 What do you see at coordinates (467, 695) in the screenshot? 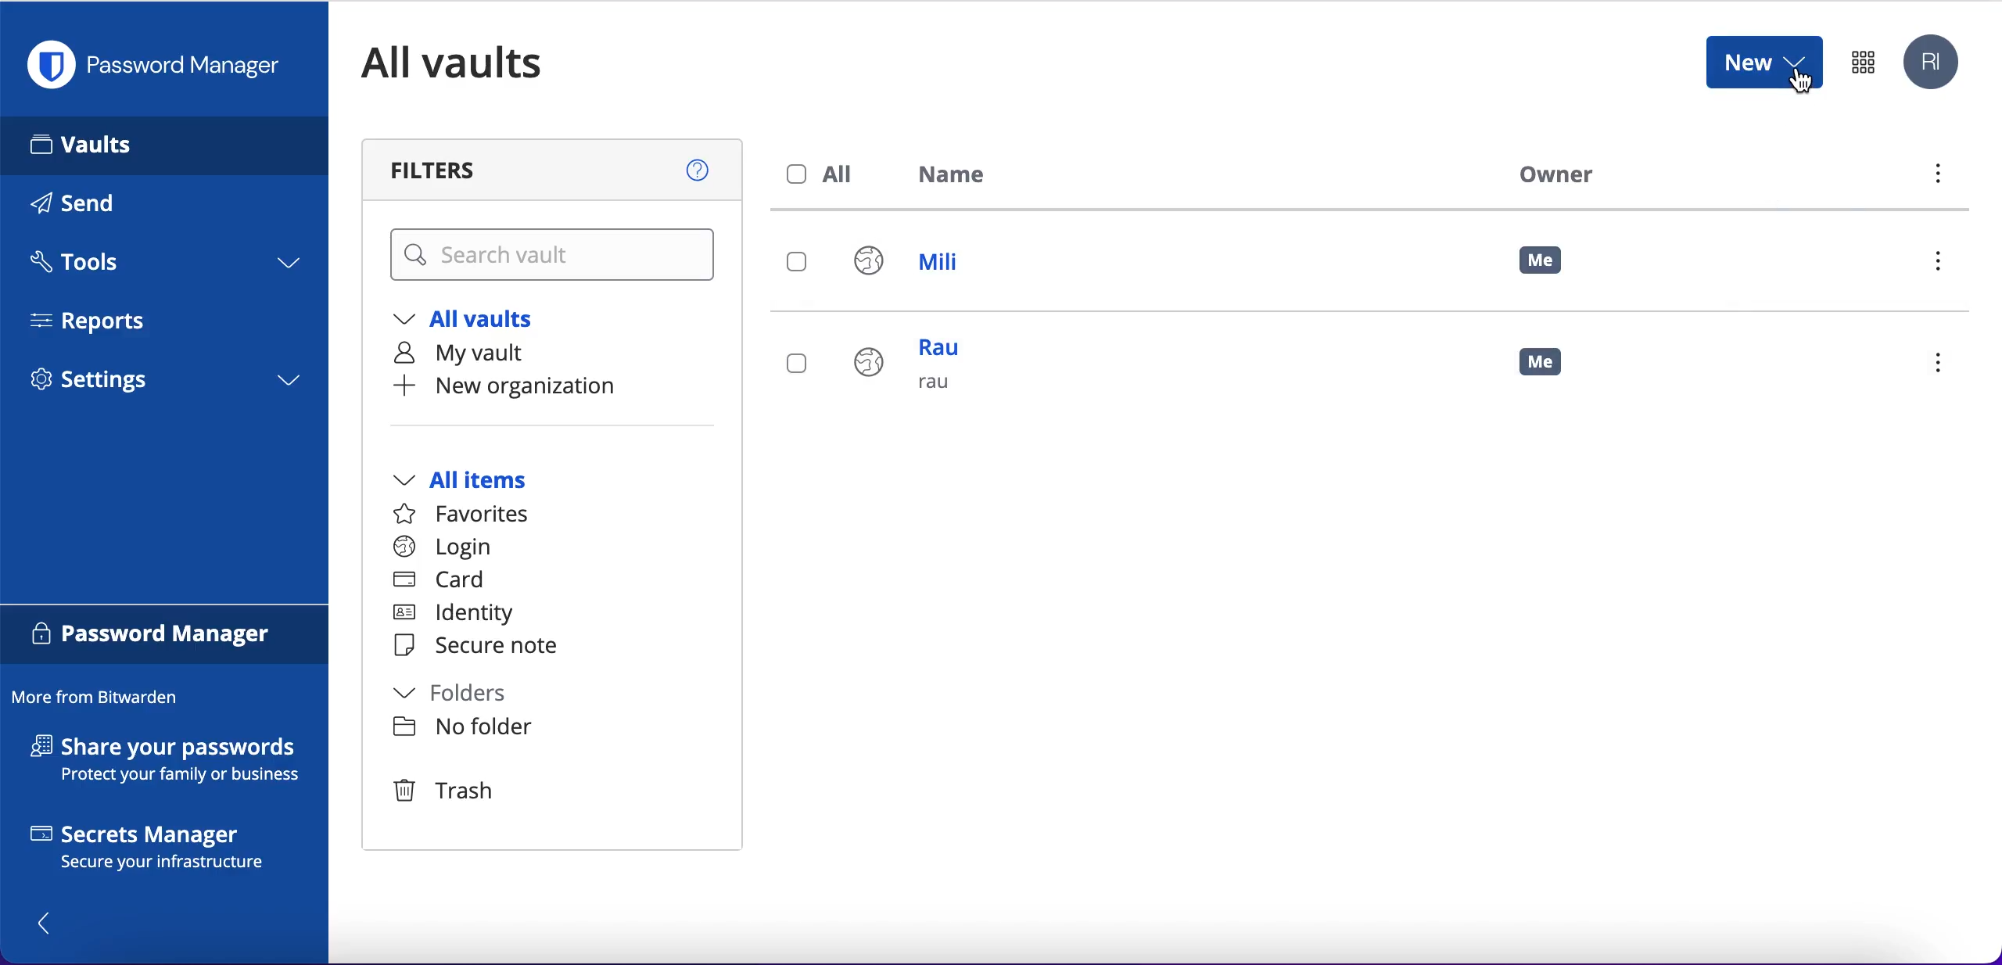
I see `folders` at bounding box center [467, 695].